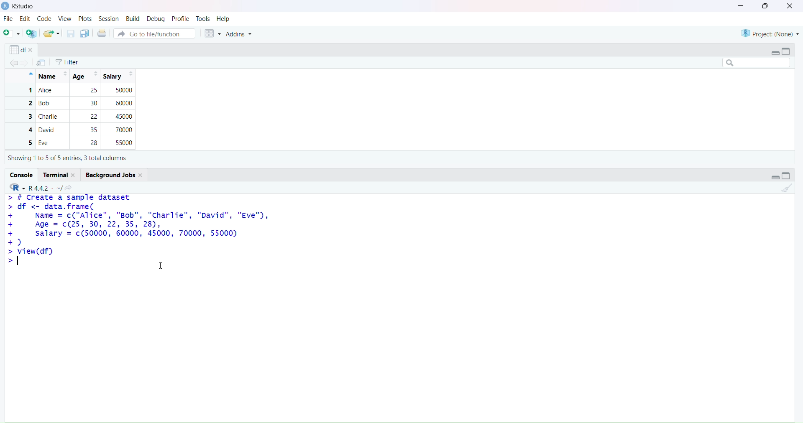  Describe the element at coordinates (8, 19) in the screenshot. I see `file` at that location.